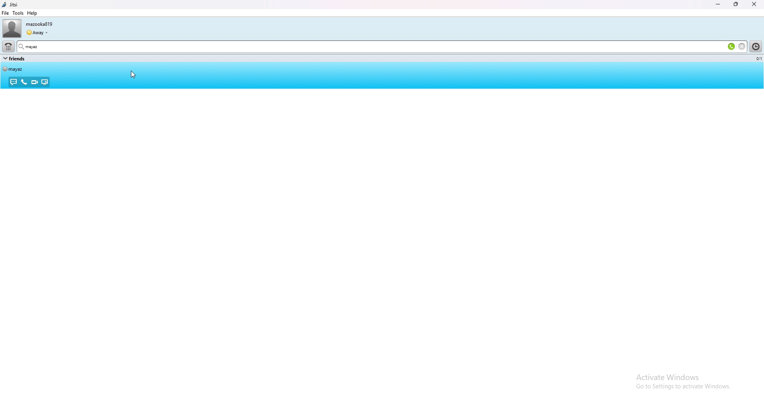 This screenshot has width=764, height=409. I want to click on Away , so click(38, 31).